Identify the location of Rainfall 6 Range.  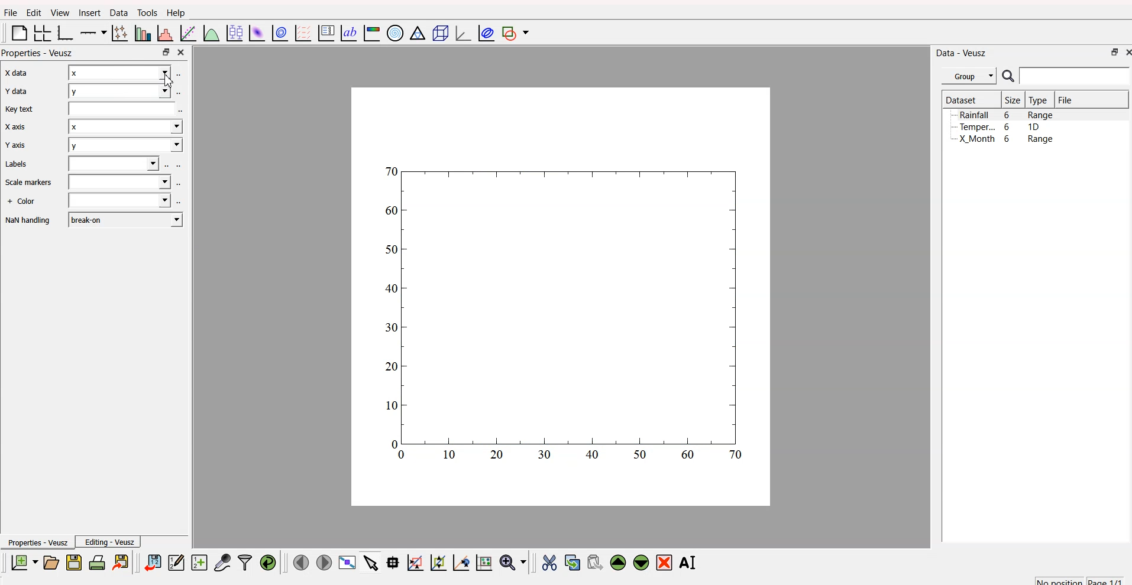
(1008, 115).